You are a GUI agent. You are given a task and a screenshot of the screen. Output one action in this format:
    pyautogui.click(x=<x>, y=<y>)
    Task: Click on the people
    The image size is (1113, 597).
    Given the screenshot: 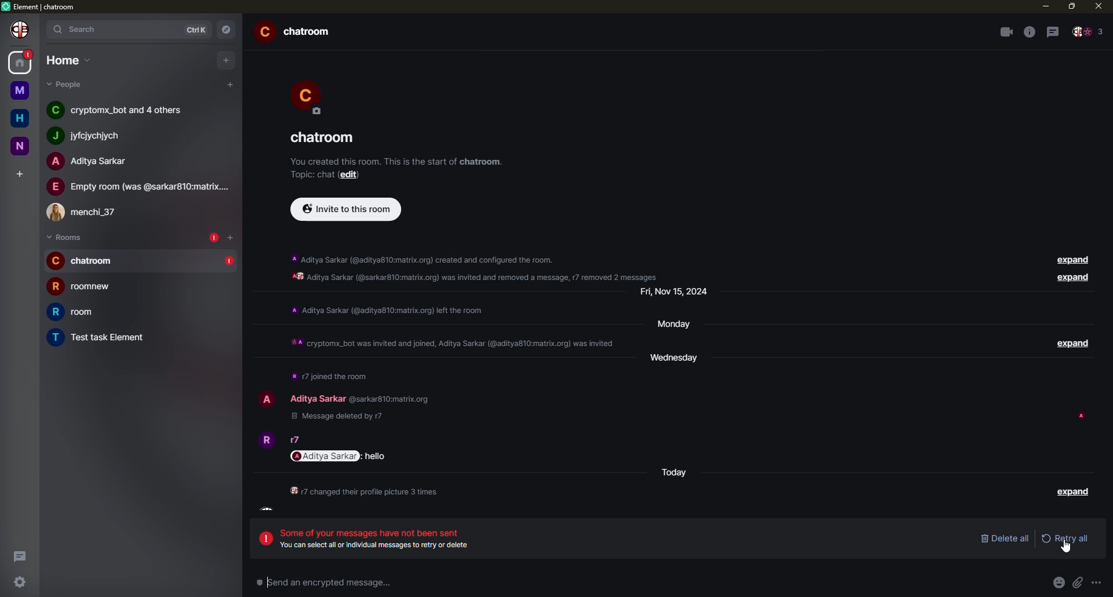 What is the action you would take?
    pyautogui.click(x=67, y=84)
    